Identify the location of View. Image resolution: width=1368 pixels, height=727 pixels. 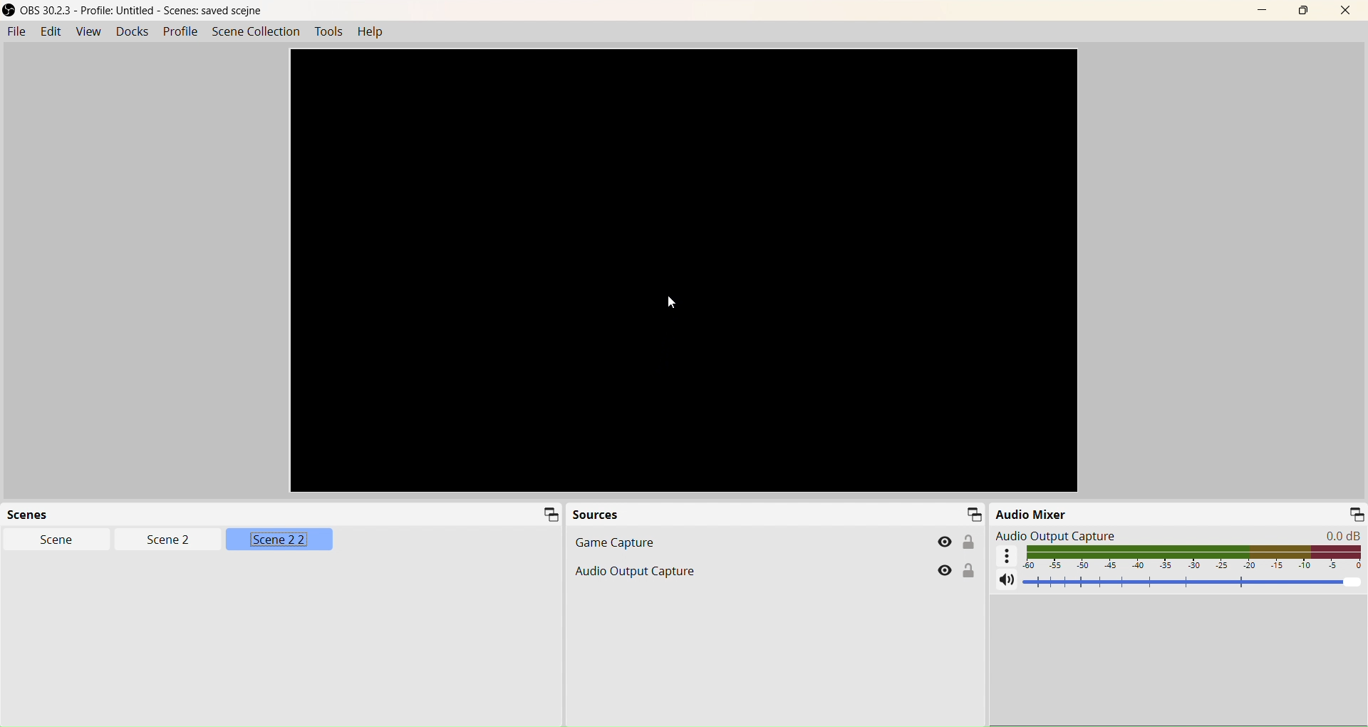
(88, 31).